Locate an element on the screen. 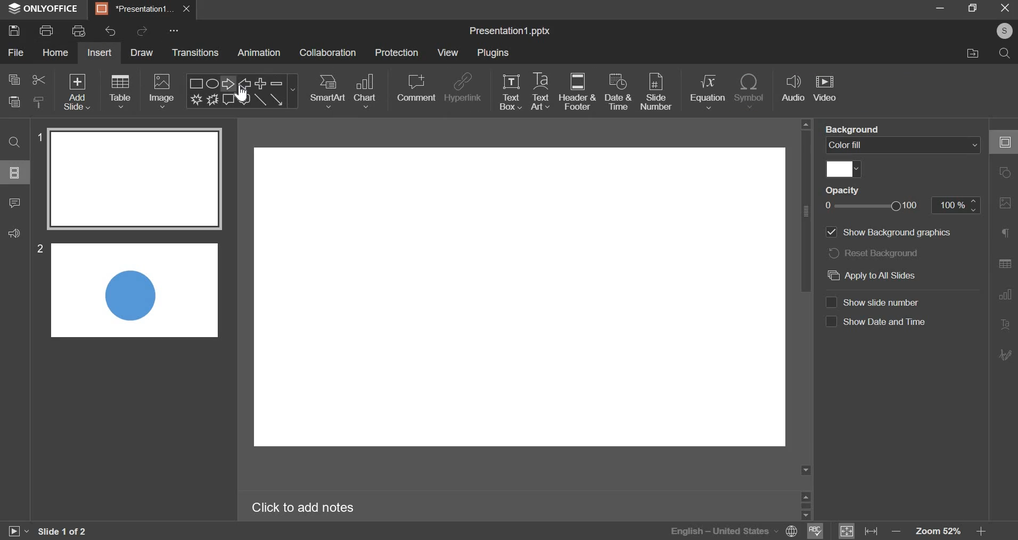 Image resolution: width=1018 pixels, height=540 pixels. slide 1 preview is located at coordinates (136, 179).